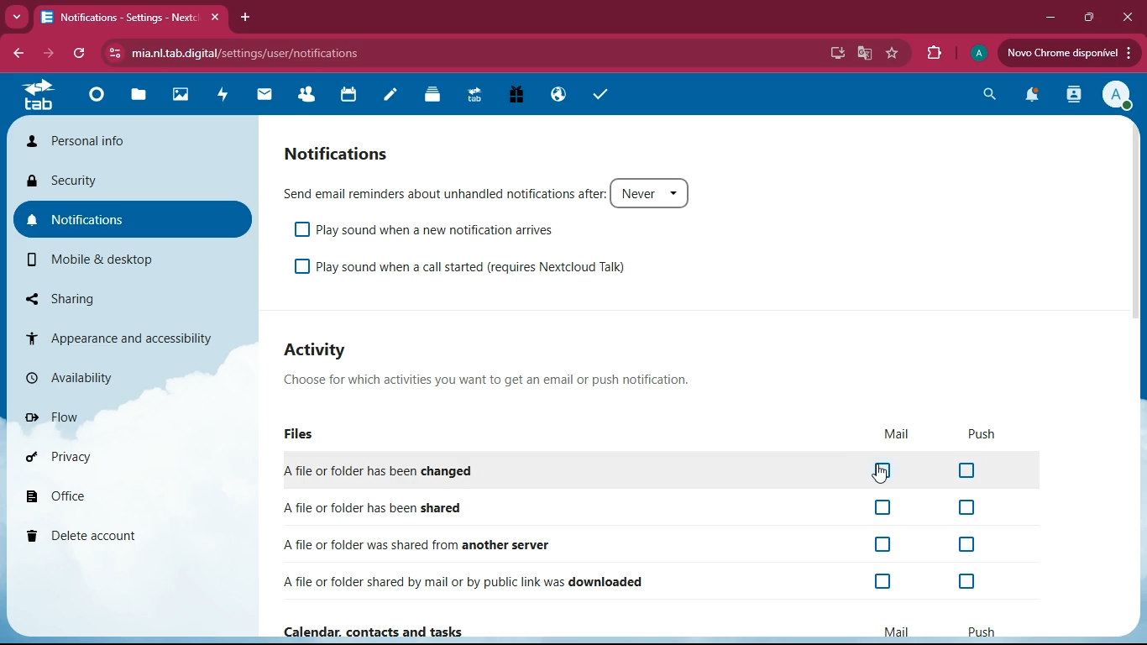 This screenshot has width=1147, height=645. Describe the element at coordinates (304, 436) in the screenshot. I see `files` at that location.